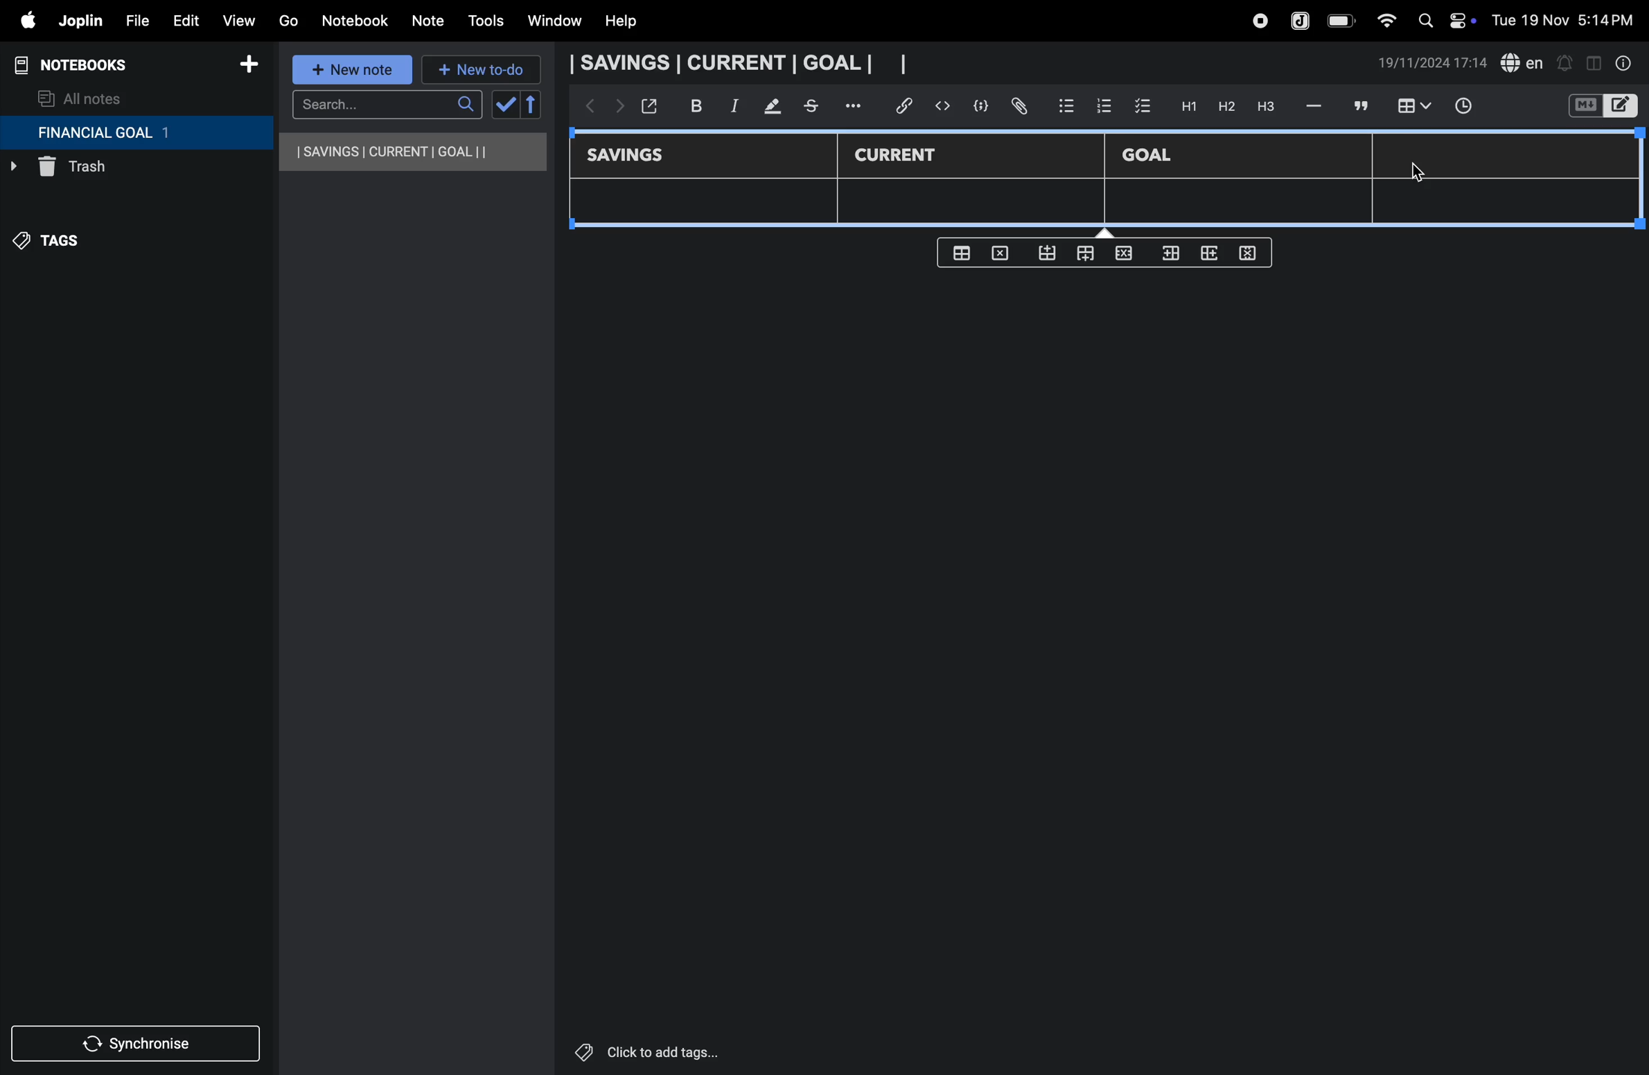 This screenshot has height=1075, width=1649. I want to click on savings current goal, so click(750, 64).